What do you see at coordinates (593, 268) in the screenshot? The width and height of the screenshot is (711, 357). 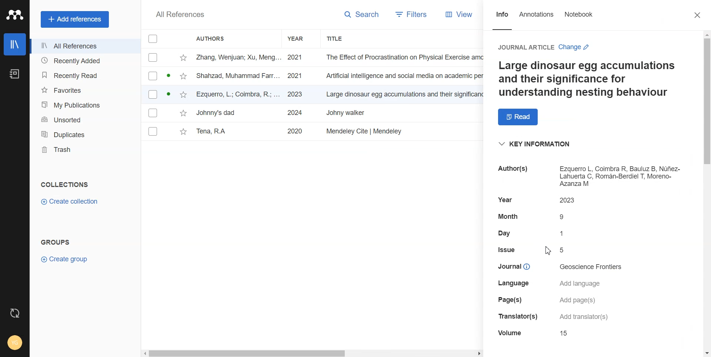 I see `details` at bounding box center [593, 268].